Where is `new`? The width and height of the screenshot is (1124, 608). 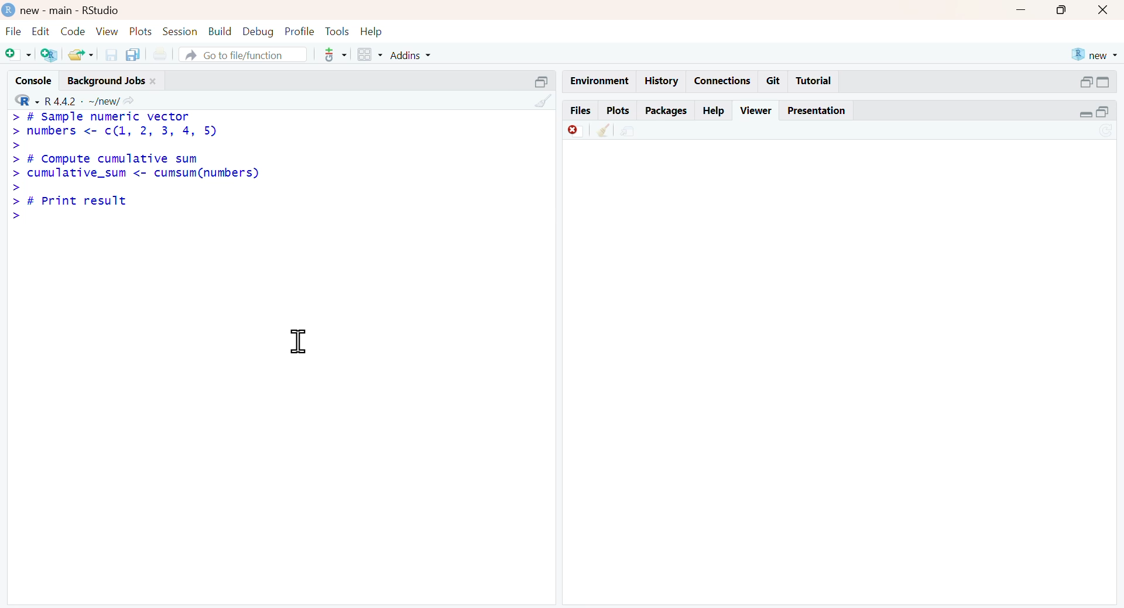
new is located at coordinates (1095, 55).